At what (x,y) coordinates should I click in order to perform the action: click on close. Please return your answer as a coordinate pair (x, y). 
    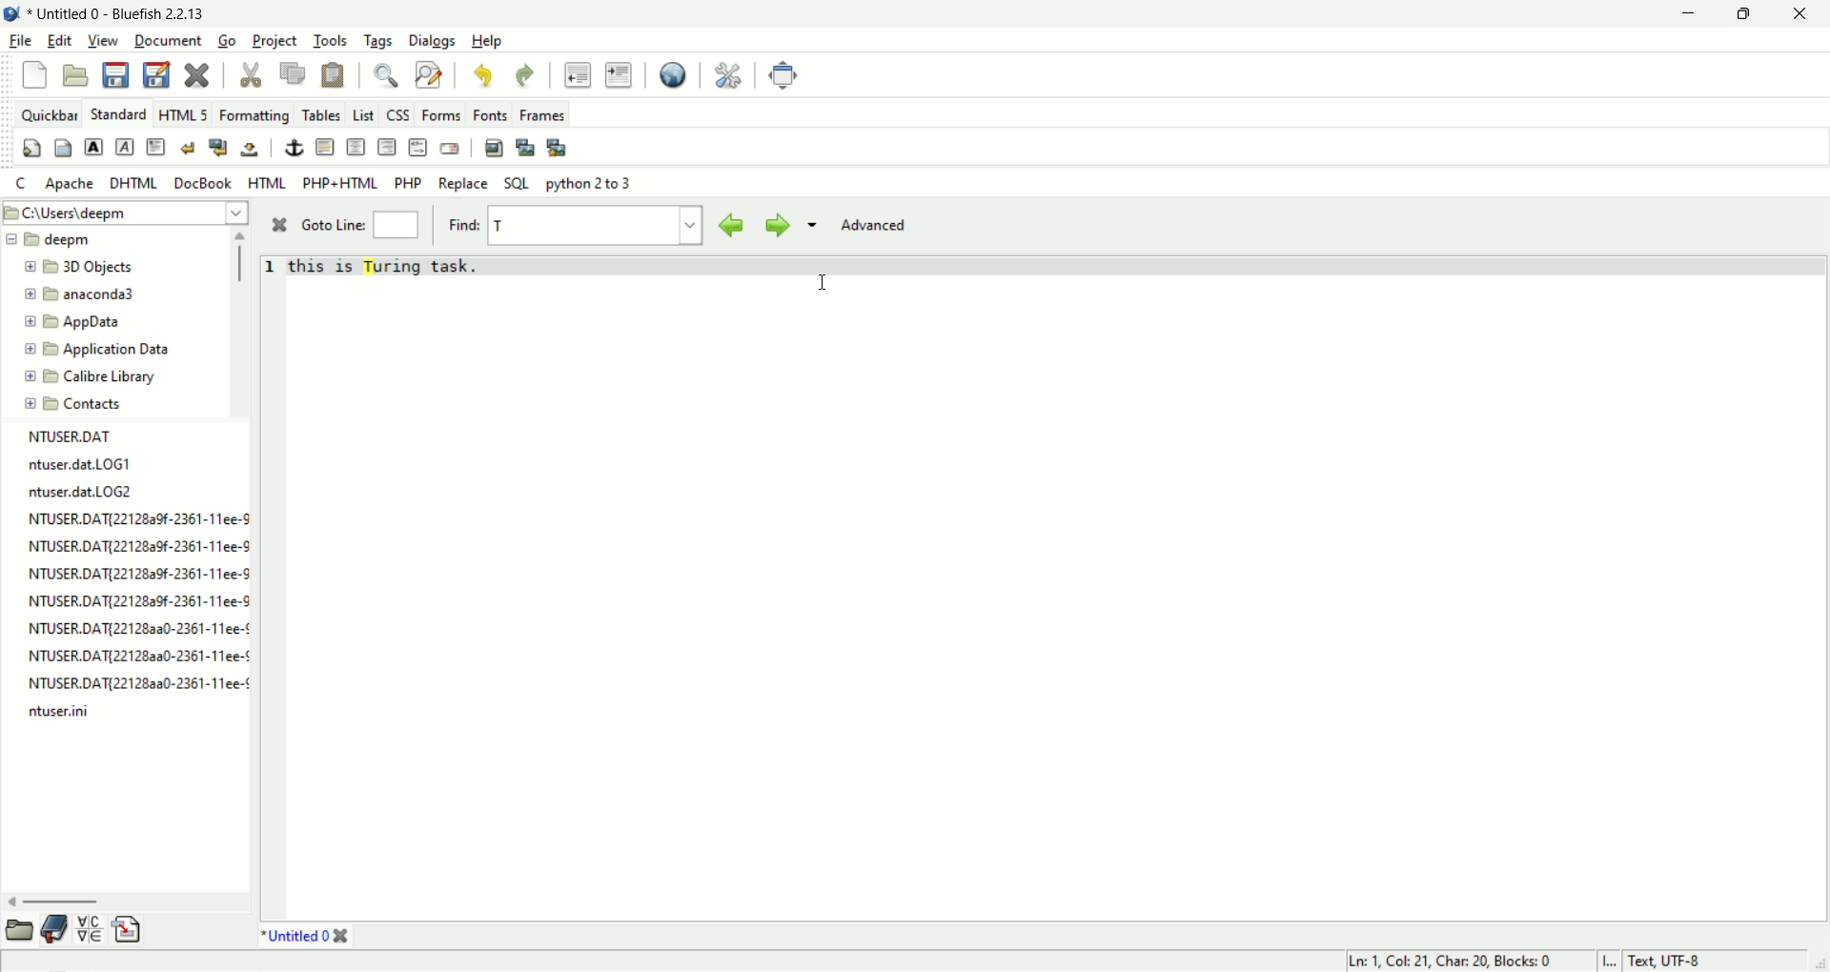
    Looking at the image, I should click on (341, 937).